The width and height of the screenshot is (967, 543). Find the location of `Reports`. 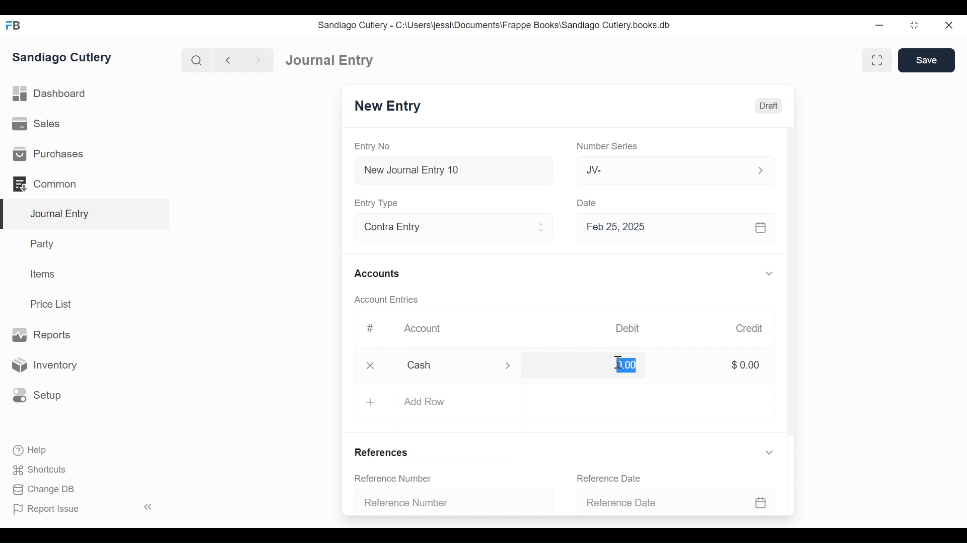

Reports is located at coordinates (40, 334).